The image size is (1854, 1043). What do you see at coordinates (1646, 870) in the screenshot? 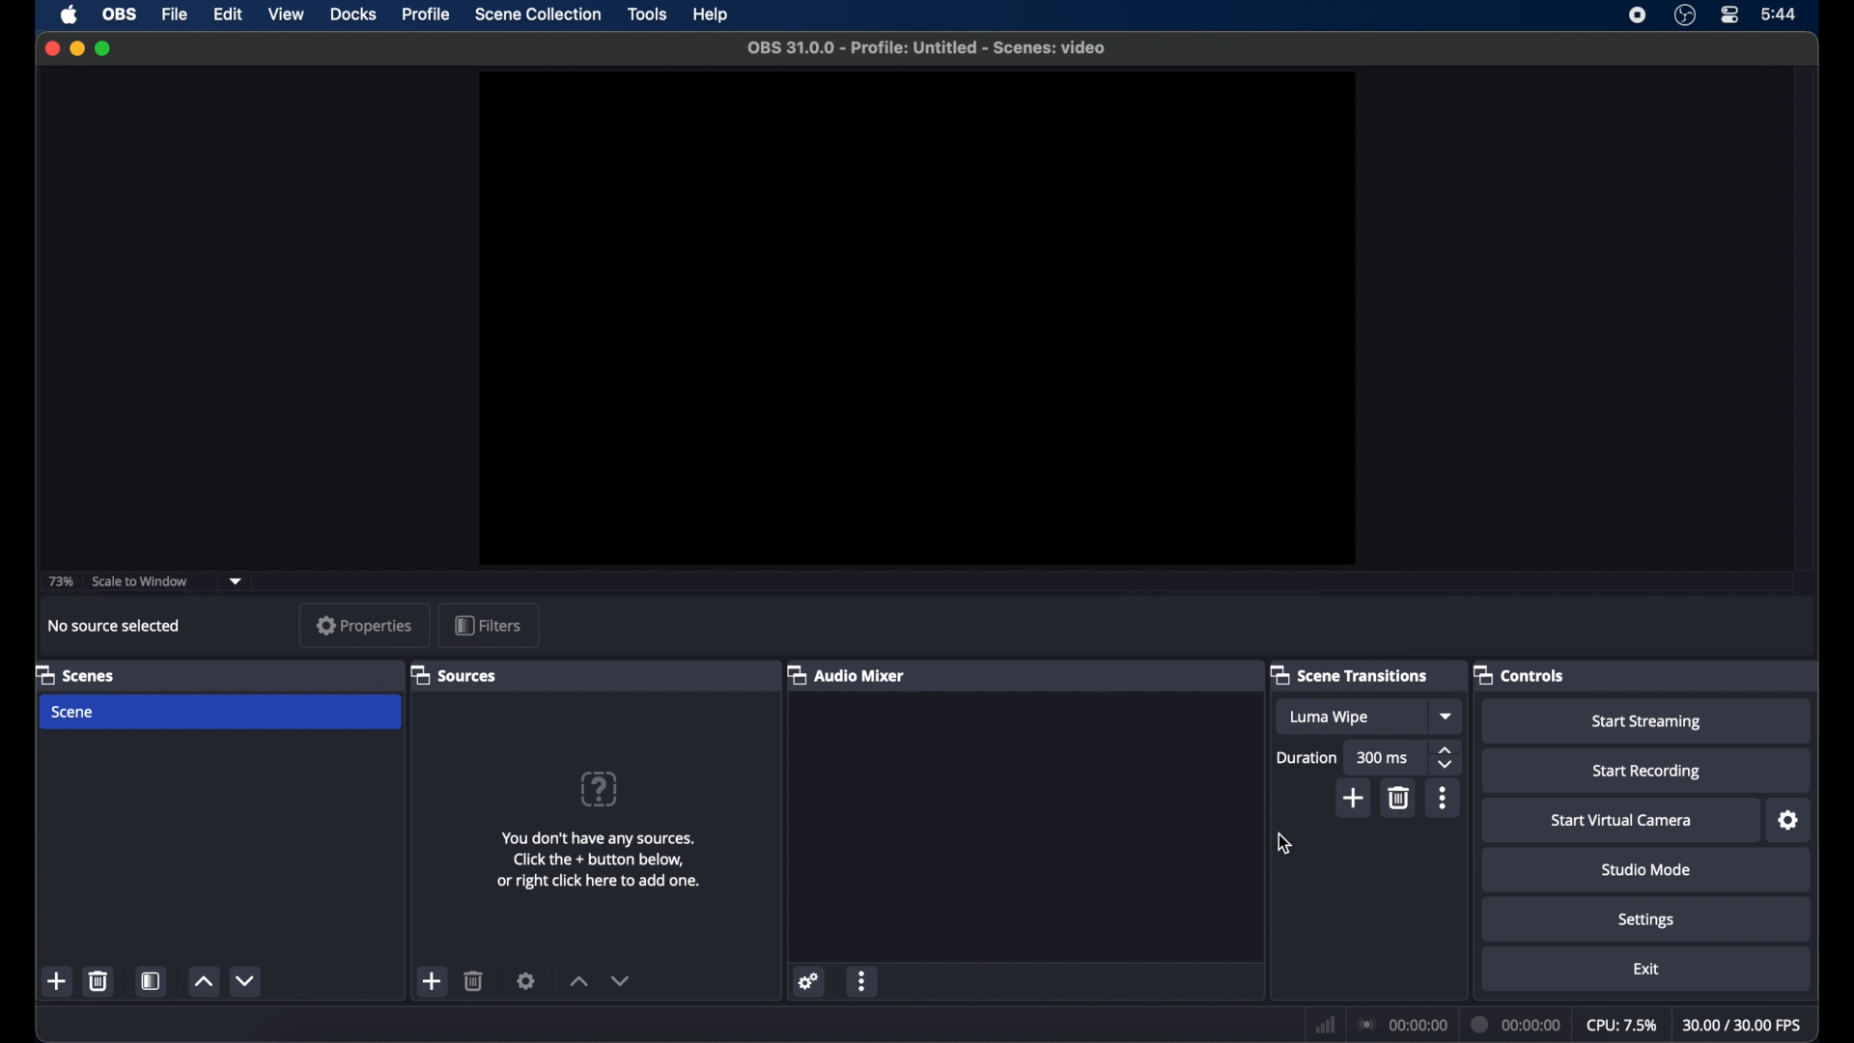
I see `studio mode` at bounding box center [1646, 870].